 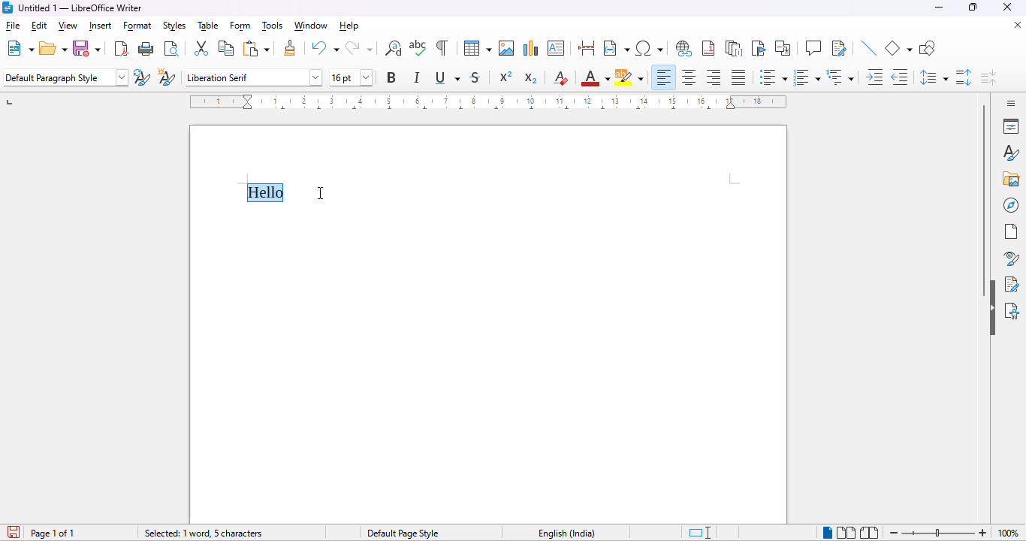 I want to click on cut, so click(x=202, y=49).